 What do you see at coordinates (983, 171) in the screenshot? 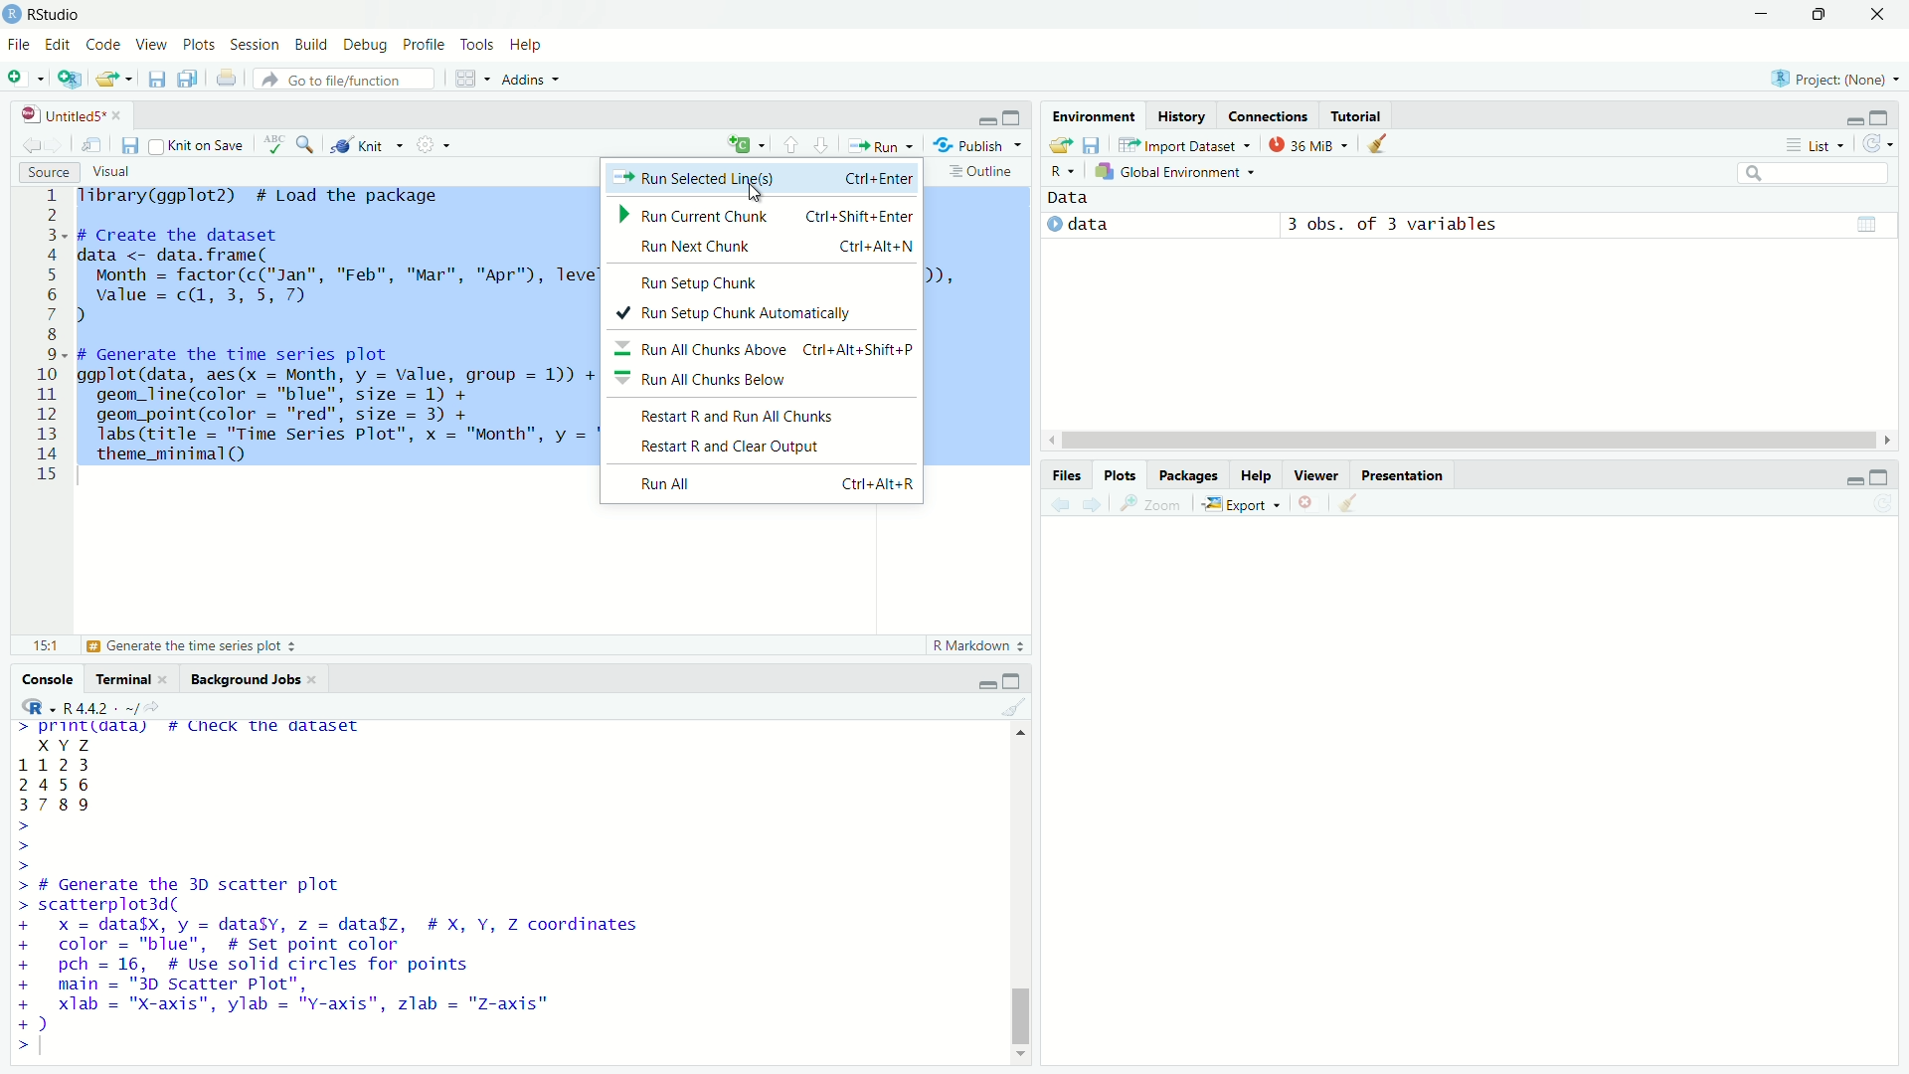
I see `outline` at bounding box center [983, 171].